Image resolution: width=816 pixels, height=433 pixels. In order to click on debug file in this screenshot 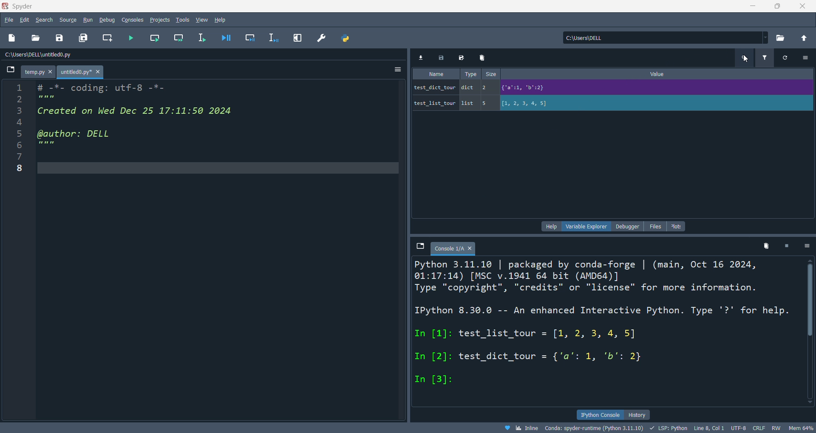, I will do `click(227, 37)`.